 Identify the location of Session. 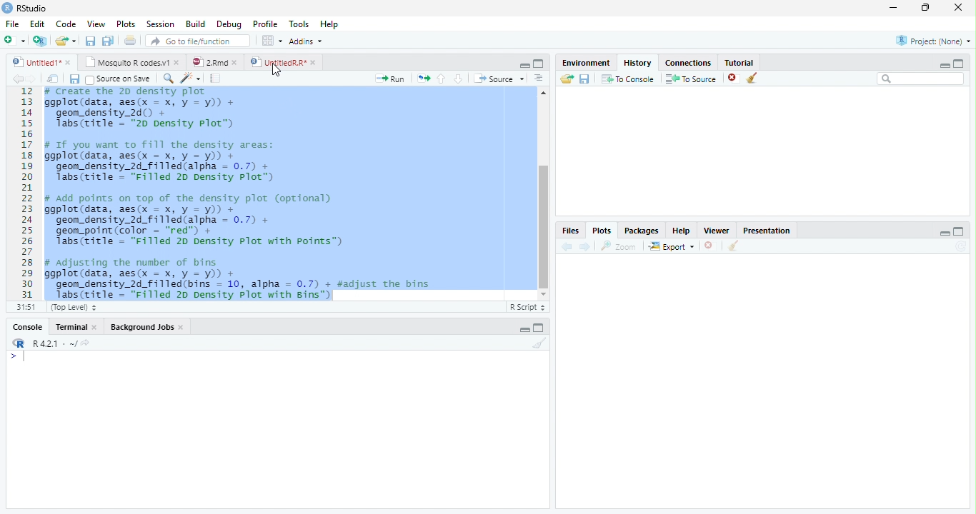
(161, 24).